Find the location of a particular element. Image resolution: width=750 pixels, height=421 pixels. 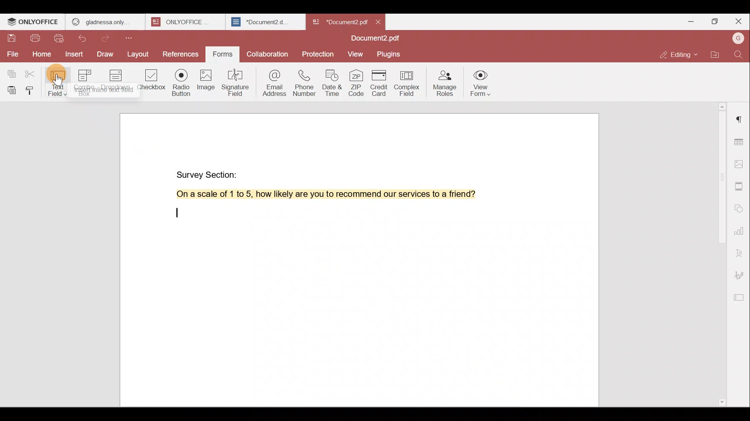

Complex field is located at coordinates (409, 84).